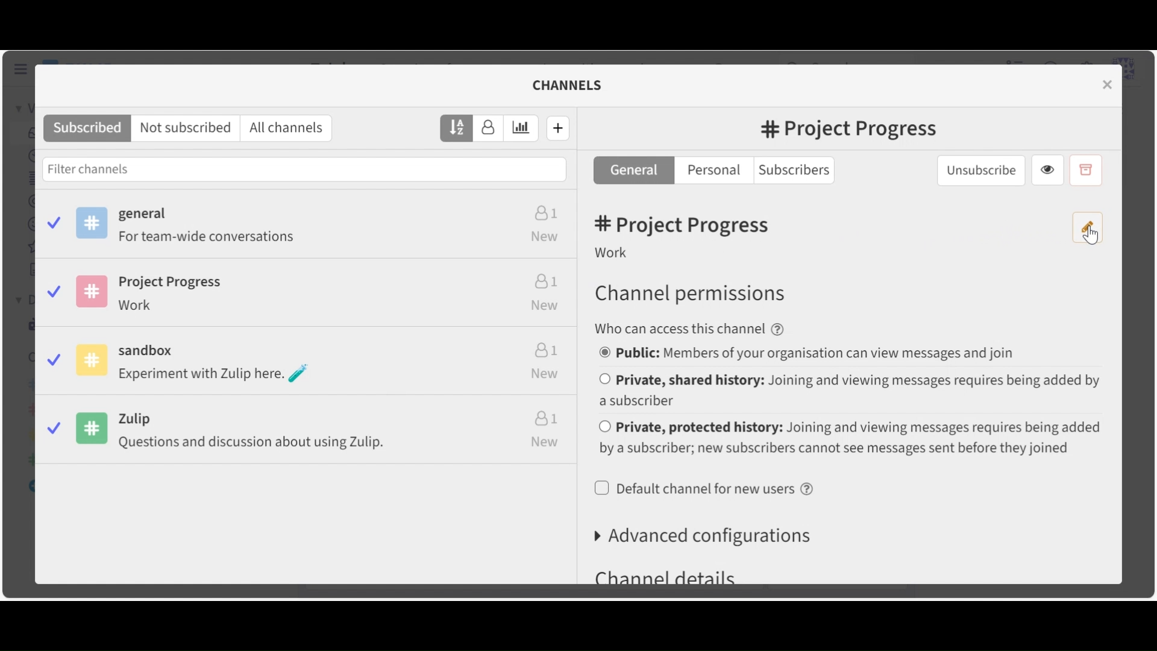  I want to click on project progress, so click(302, 291).